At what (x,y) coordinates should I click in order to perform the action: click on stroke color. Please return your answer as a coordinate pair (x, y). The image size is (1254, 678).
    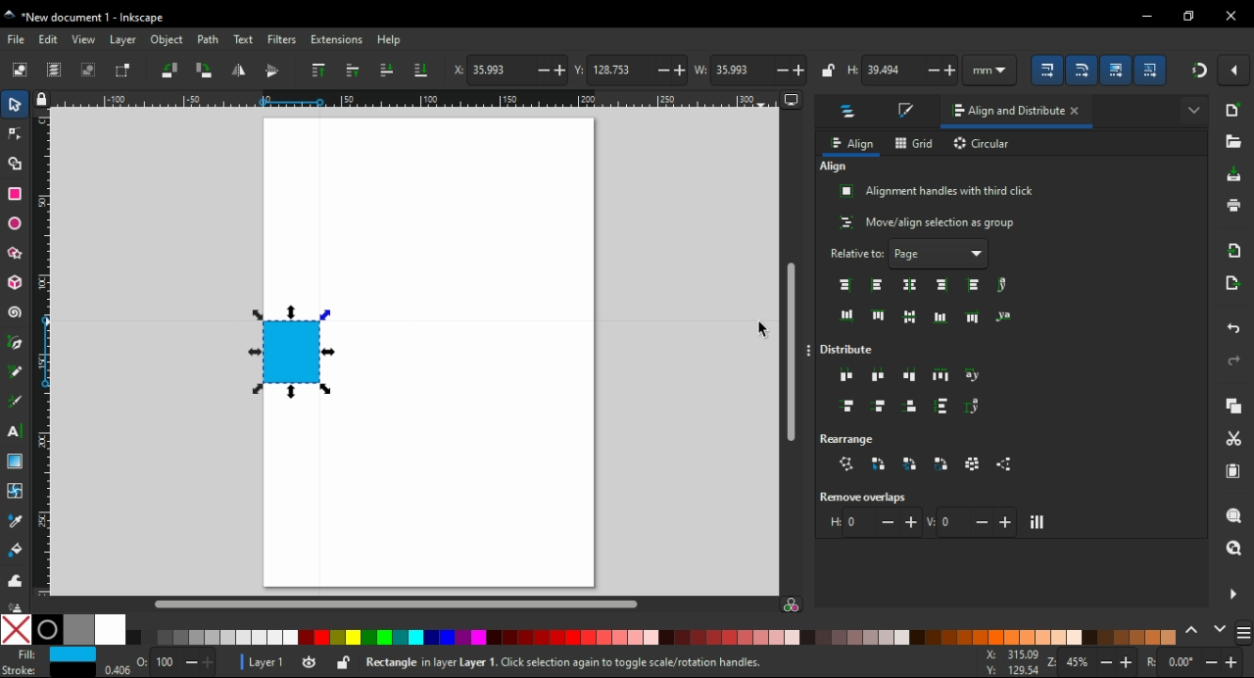
    Looking at the image, I should click on (45, 670).